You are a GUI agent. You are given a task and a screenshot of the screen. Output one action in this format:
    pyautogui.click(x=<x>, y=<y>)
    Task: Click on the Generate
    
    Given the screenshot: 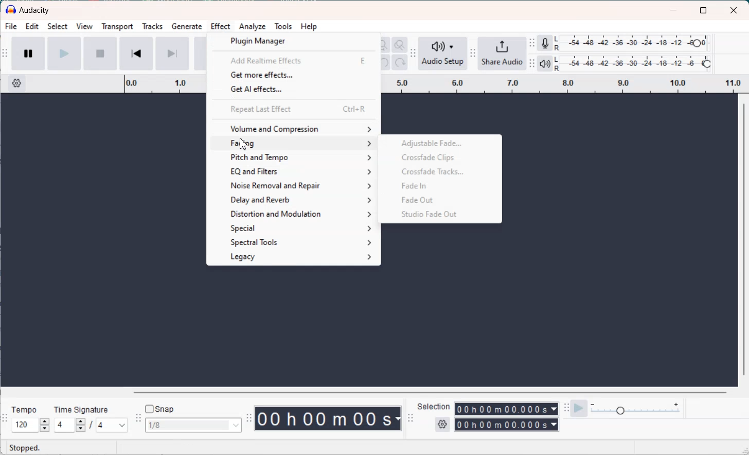 What is the action you would take?
    pyautogui.click(x=187, y=27)
    